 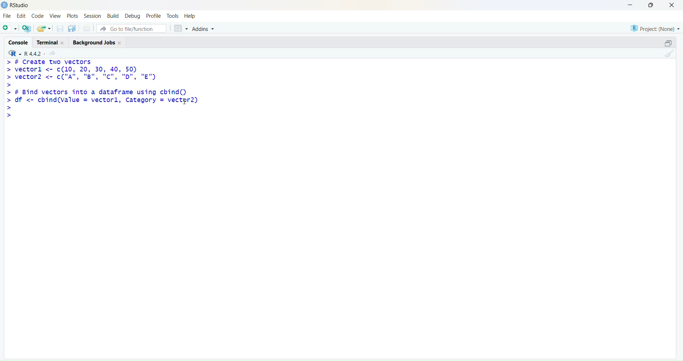 I want to click on View current directory, so click(x=53, y=54).